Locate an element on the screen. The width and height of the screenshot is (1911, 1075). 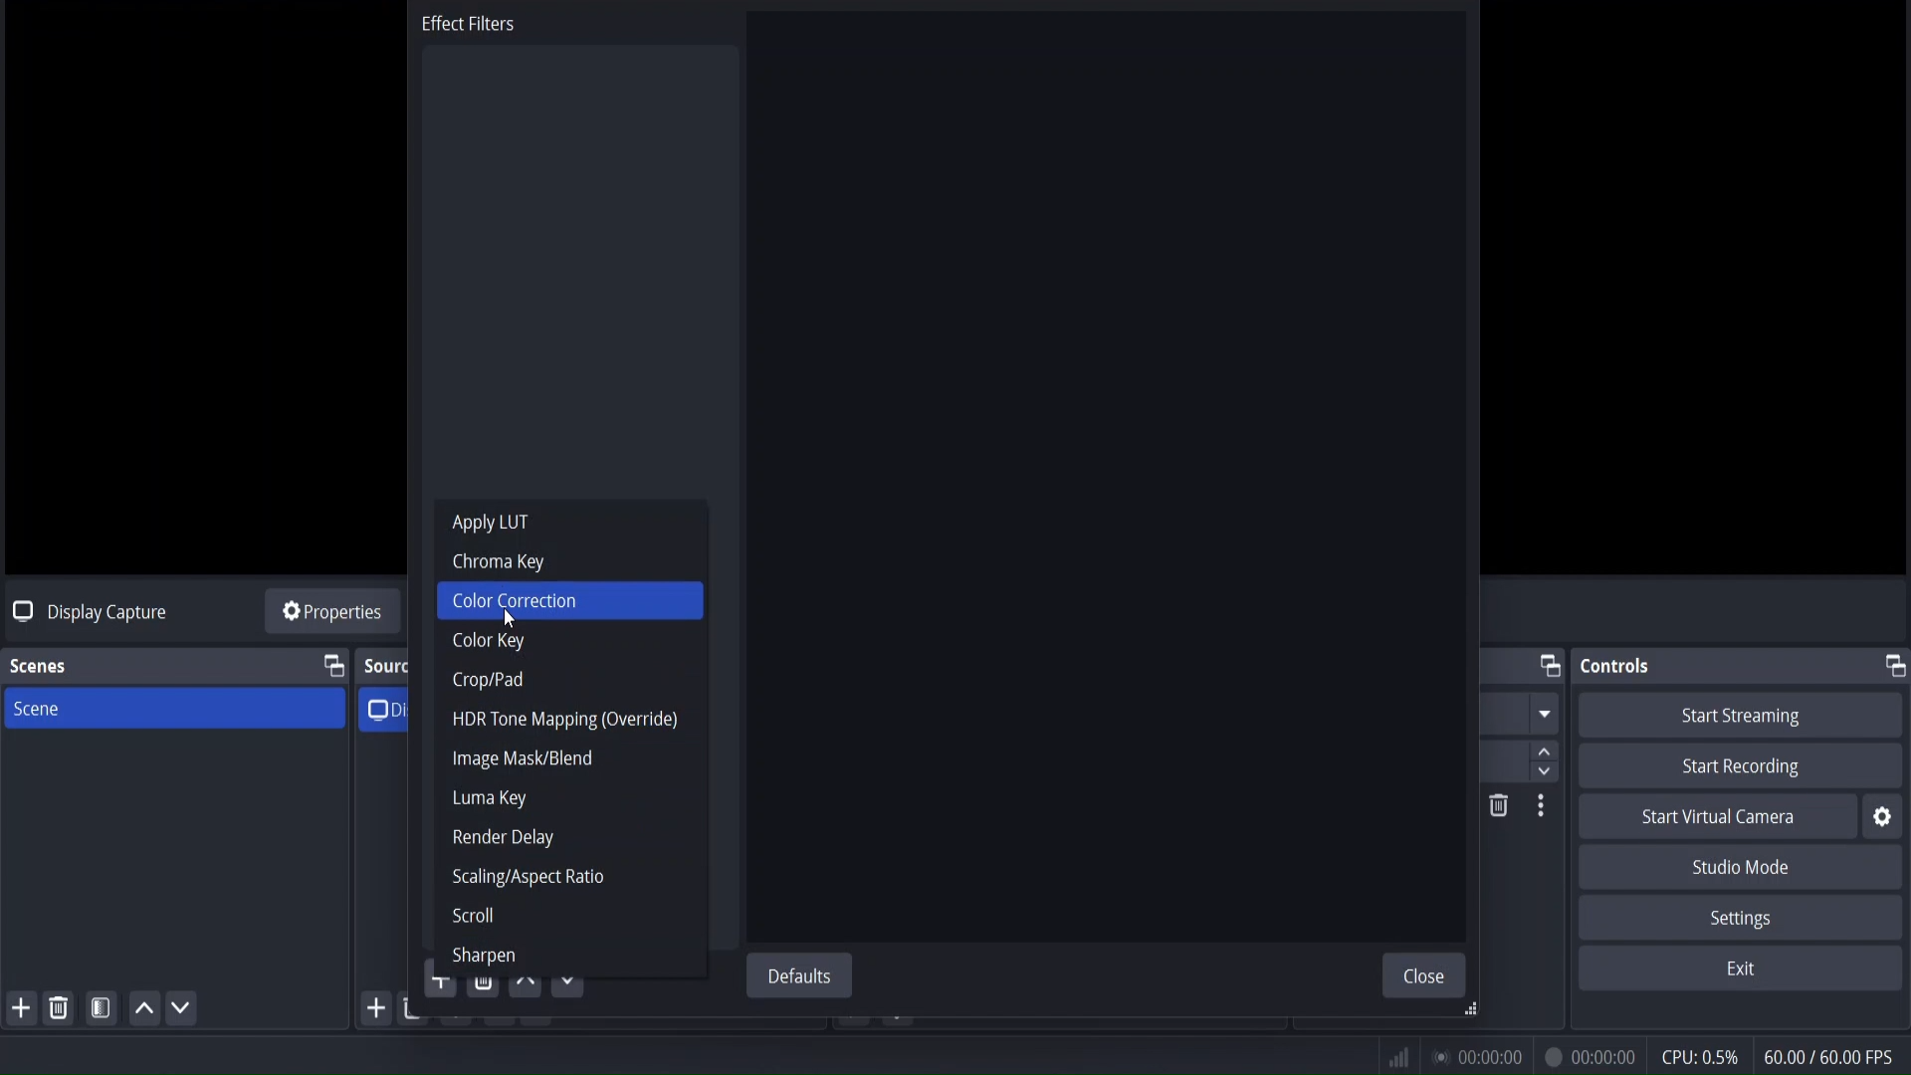
defaults is located at coordinates (803, 976).